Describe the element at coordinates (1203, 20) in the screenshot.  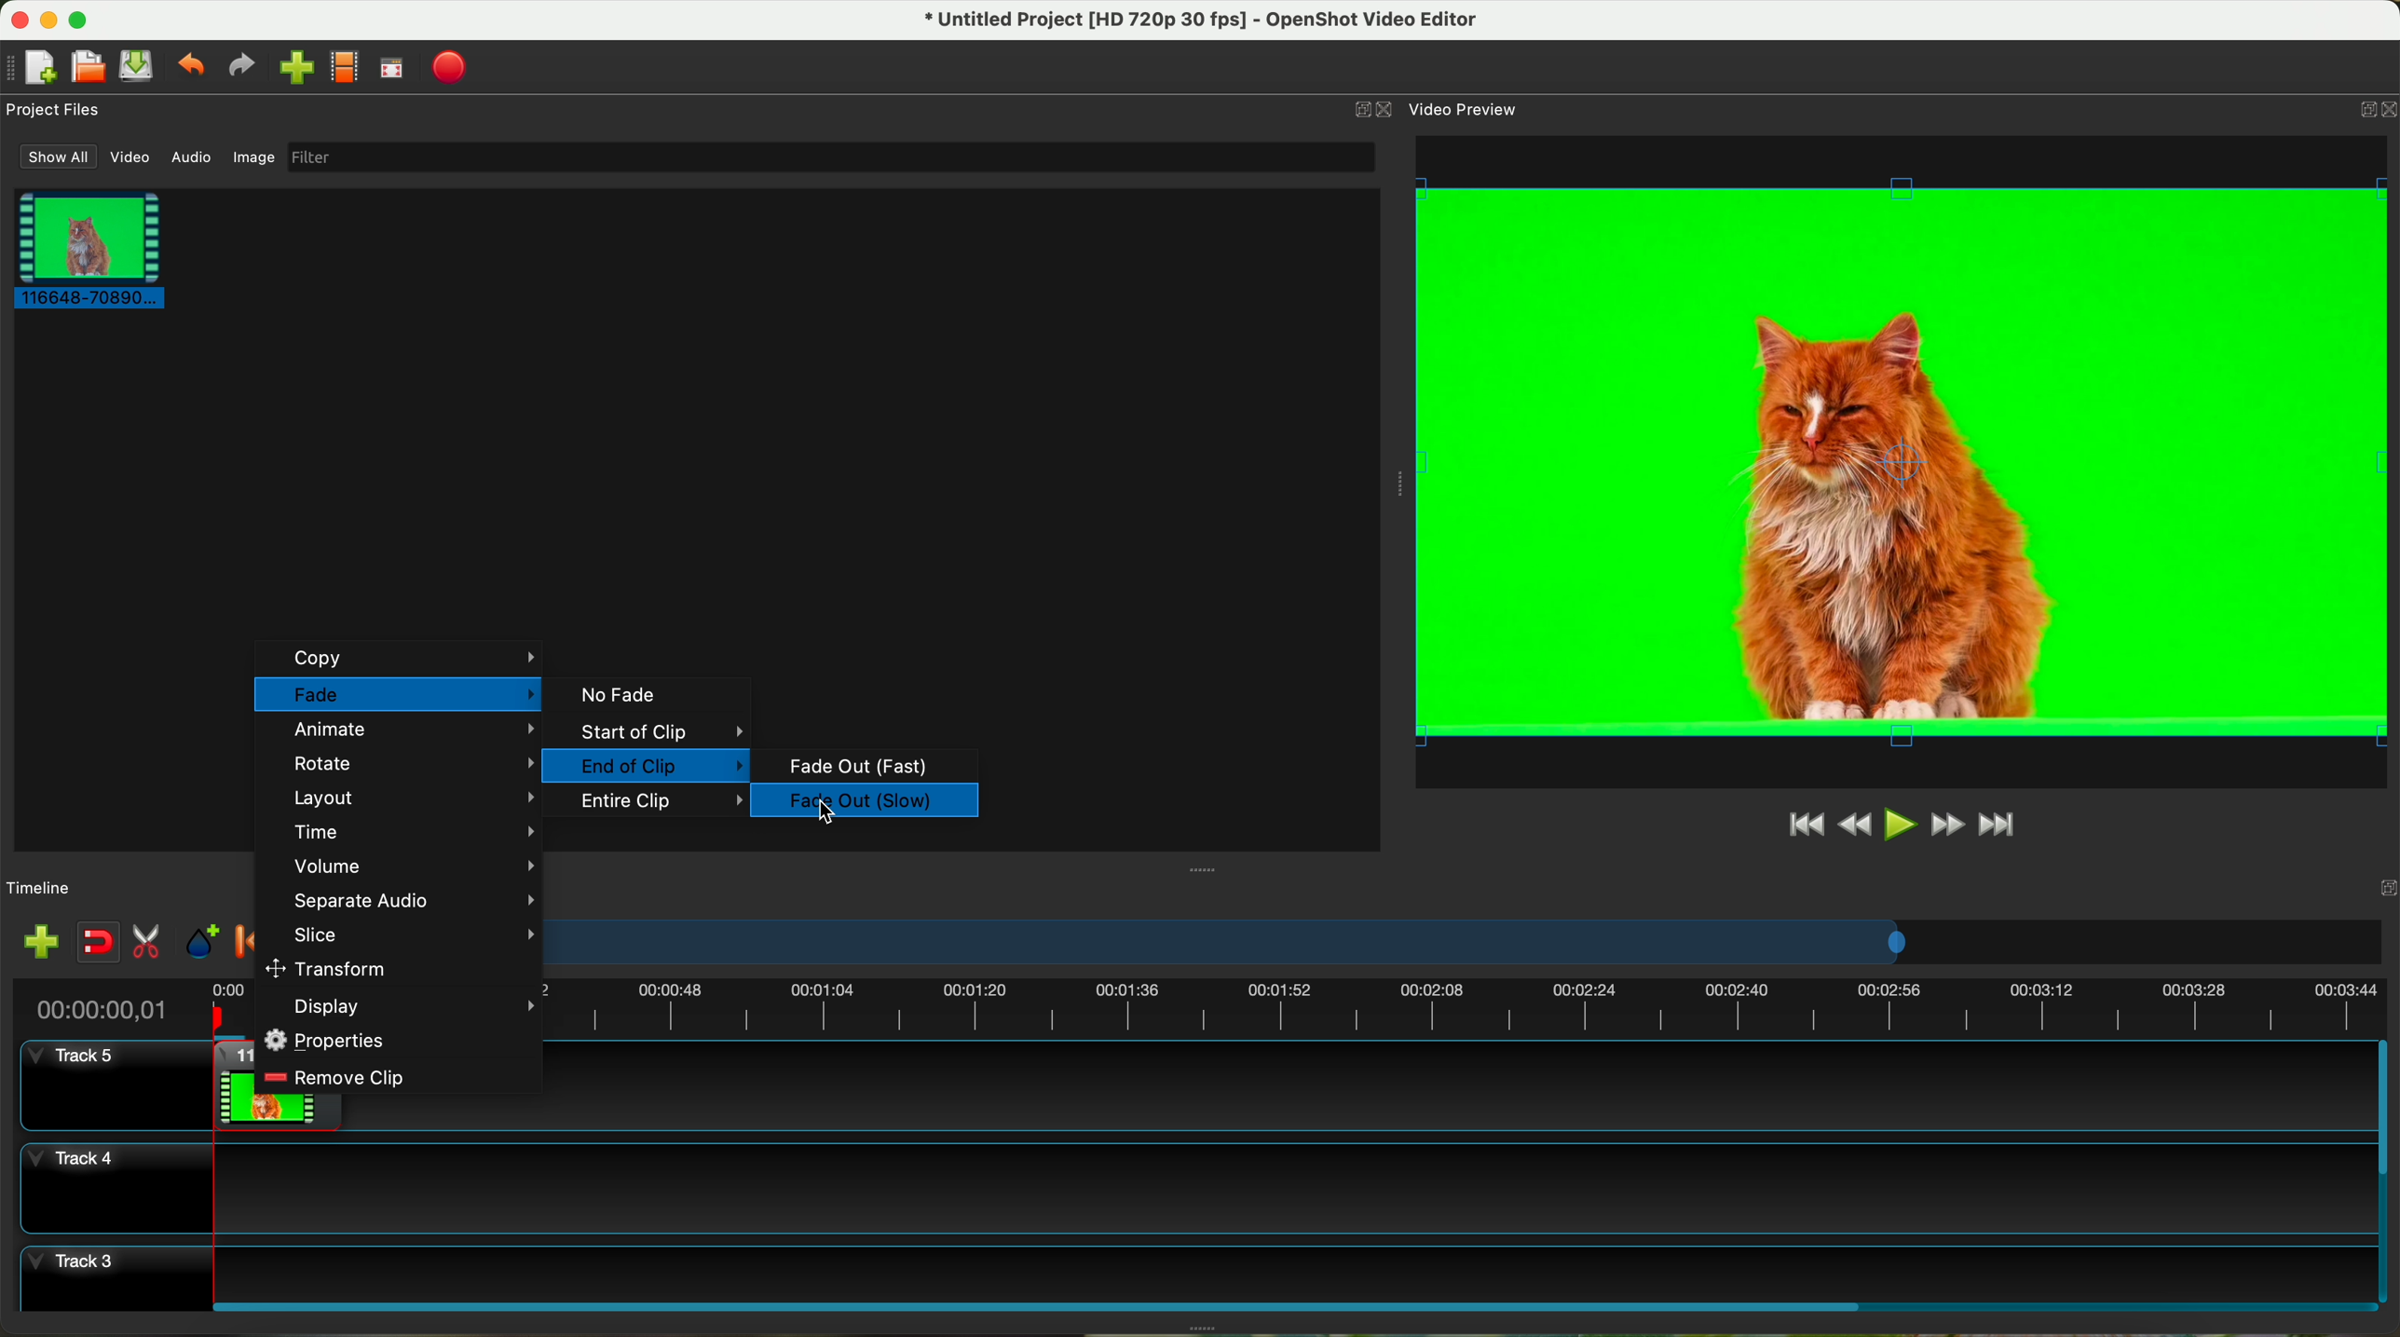
I see `file name` at that location.